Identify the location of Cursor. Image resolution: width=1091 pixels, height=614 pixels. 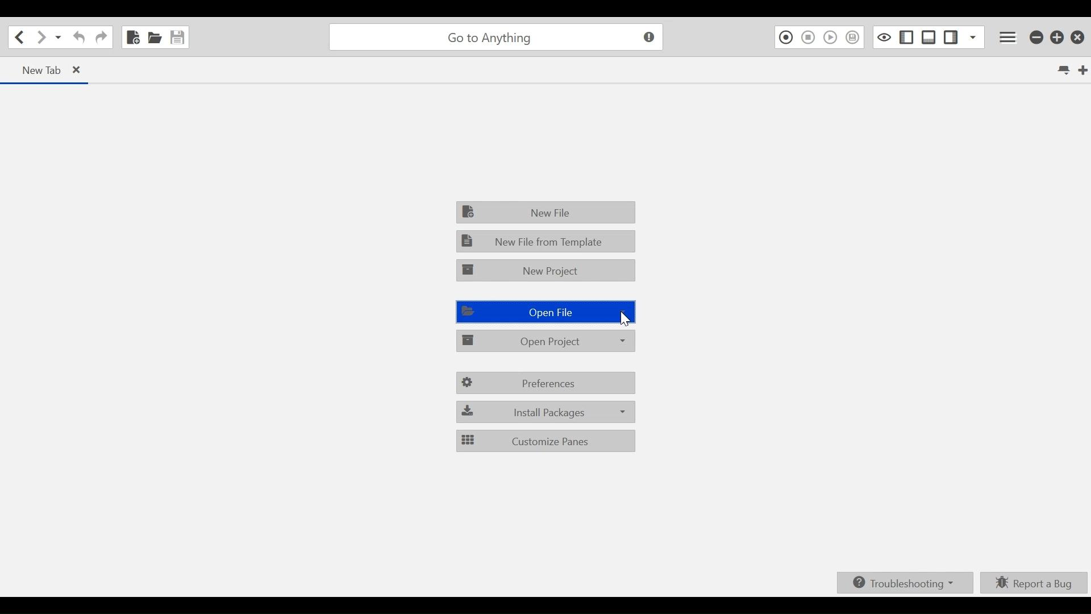
(626, 320).